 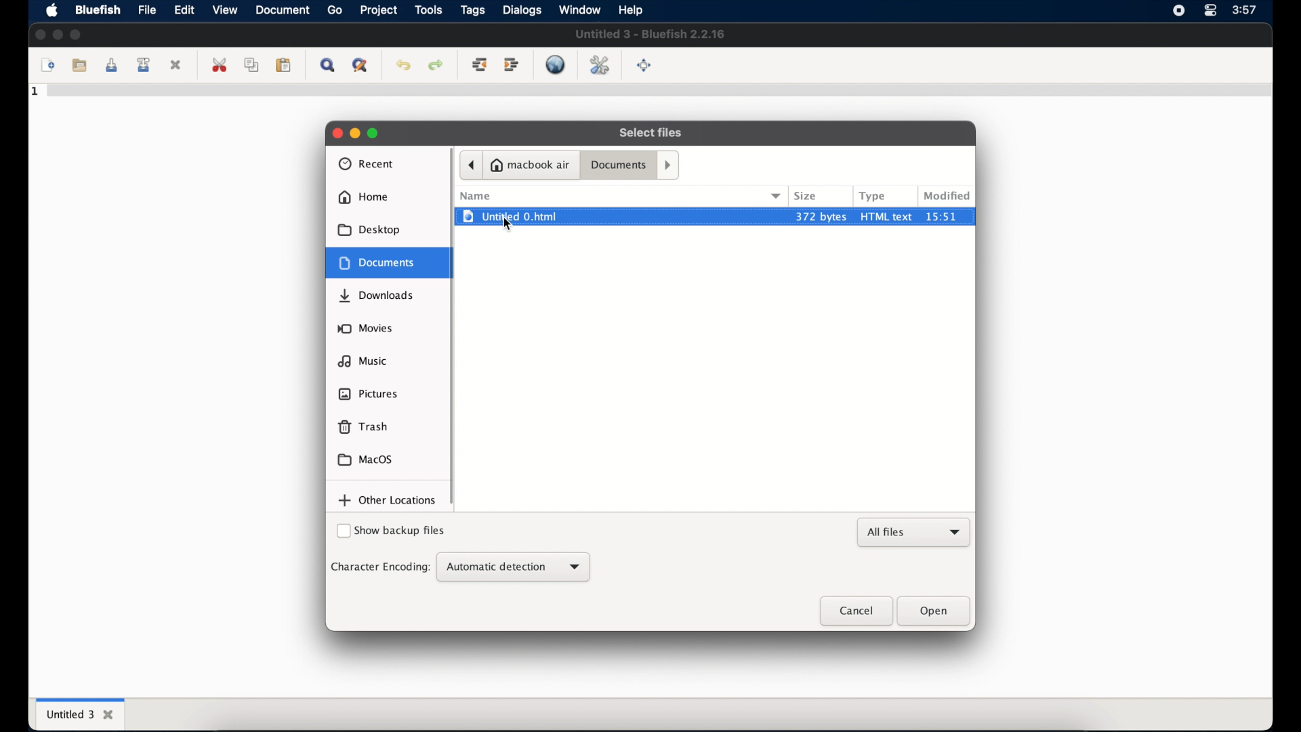 I want to click on Untitied 3 - Bluefish 2.2.16, so click(x=651, y=35).